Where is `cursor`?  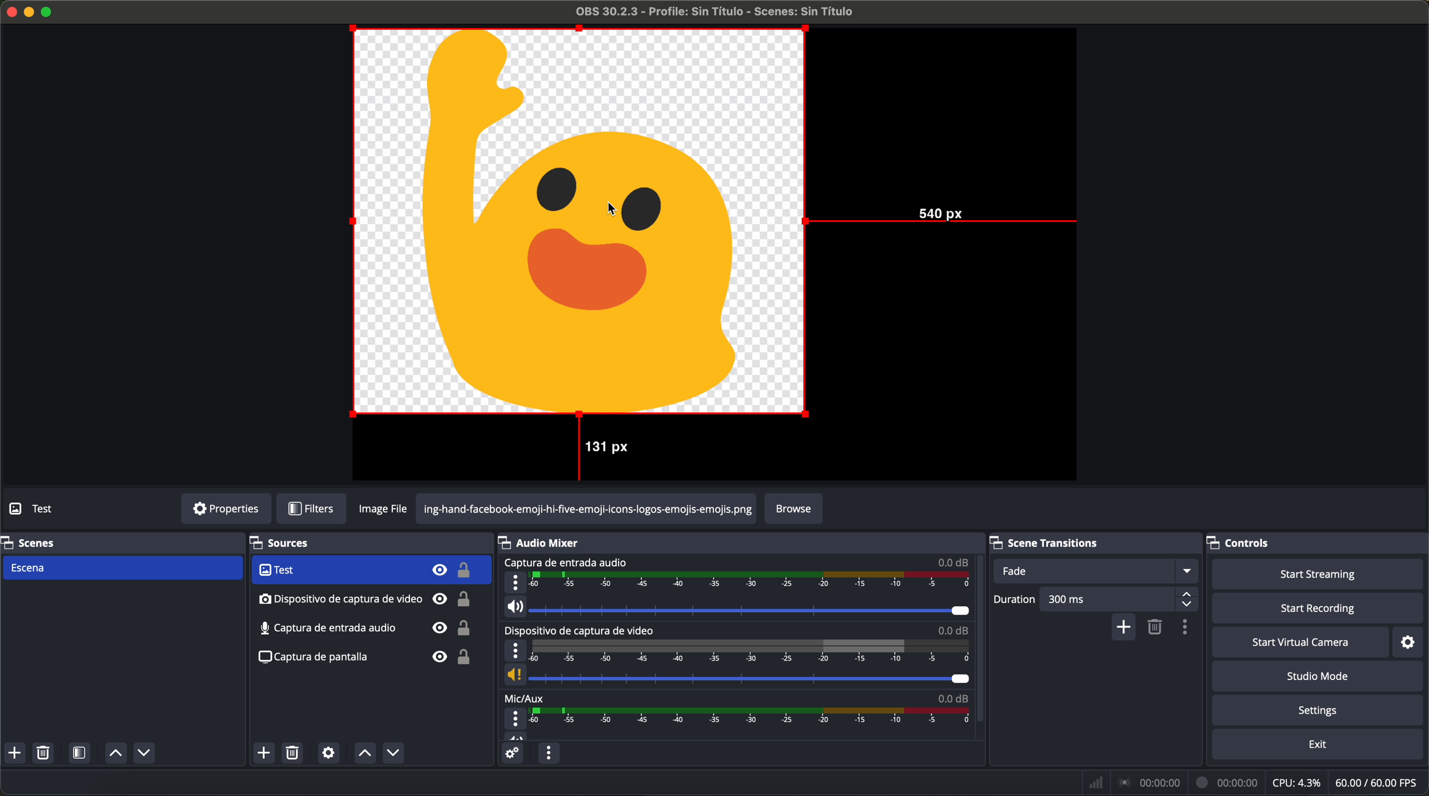 cursor is located at coordinates (619, 209).